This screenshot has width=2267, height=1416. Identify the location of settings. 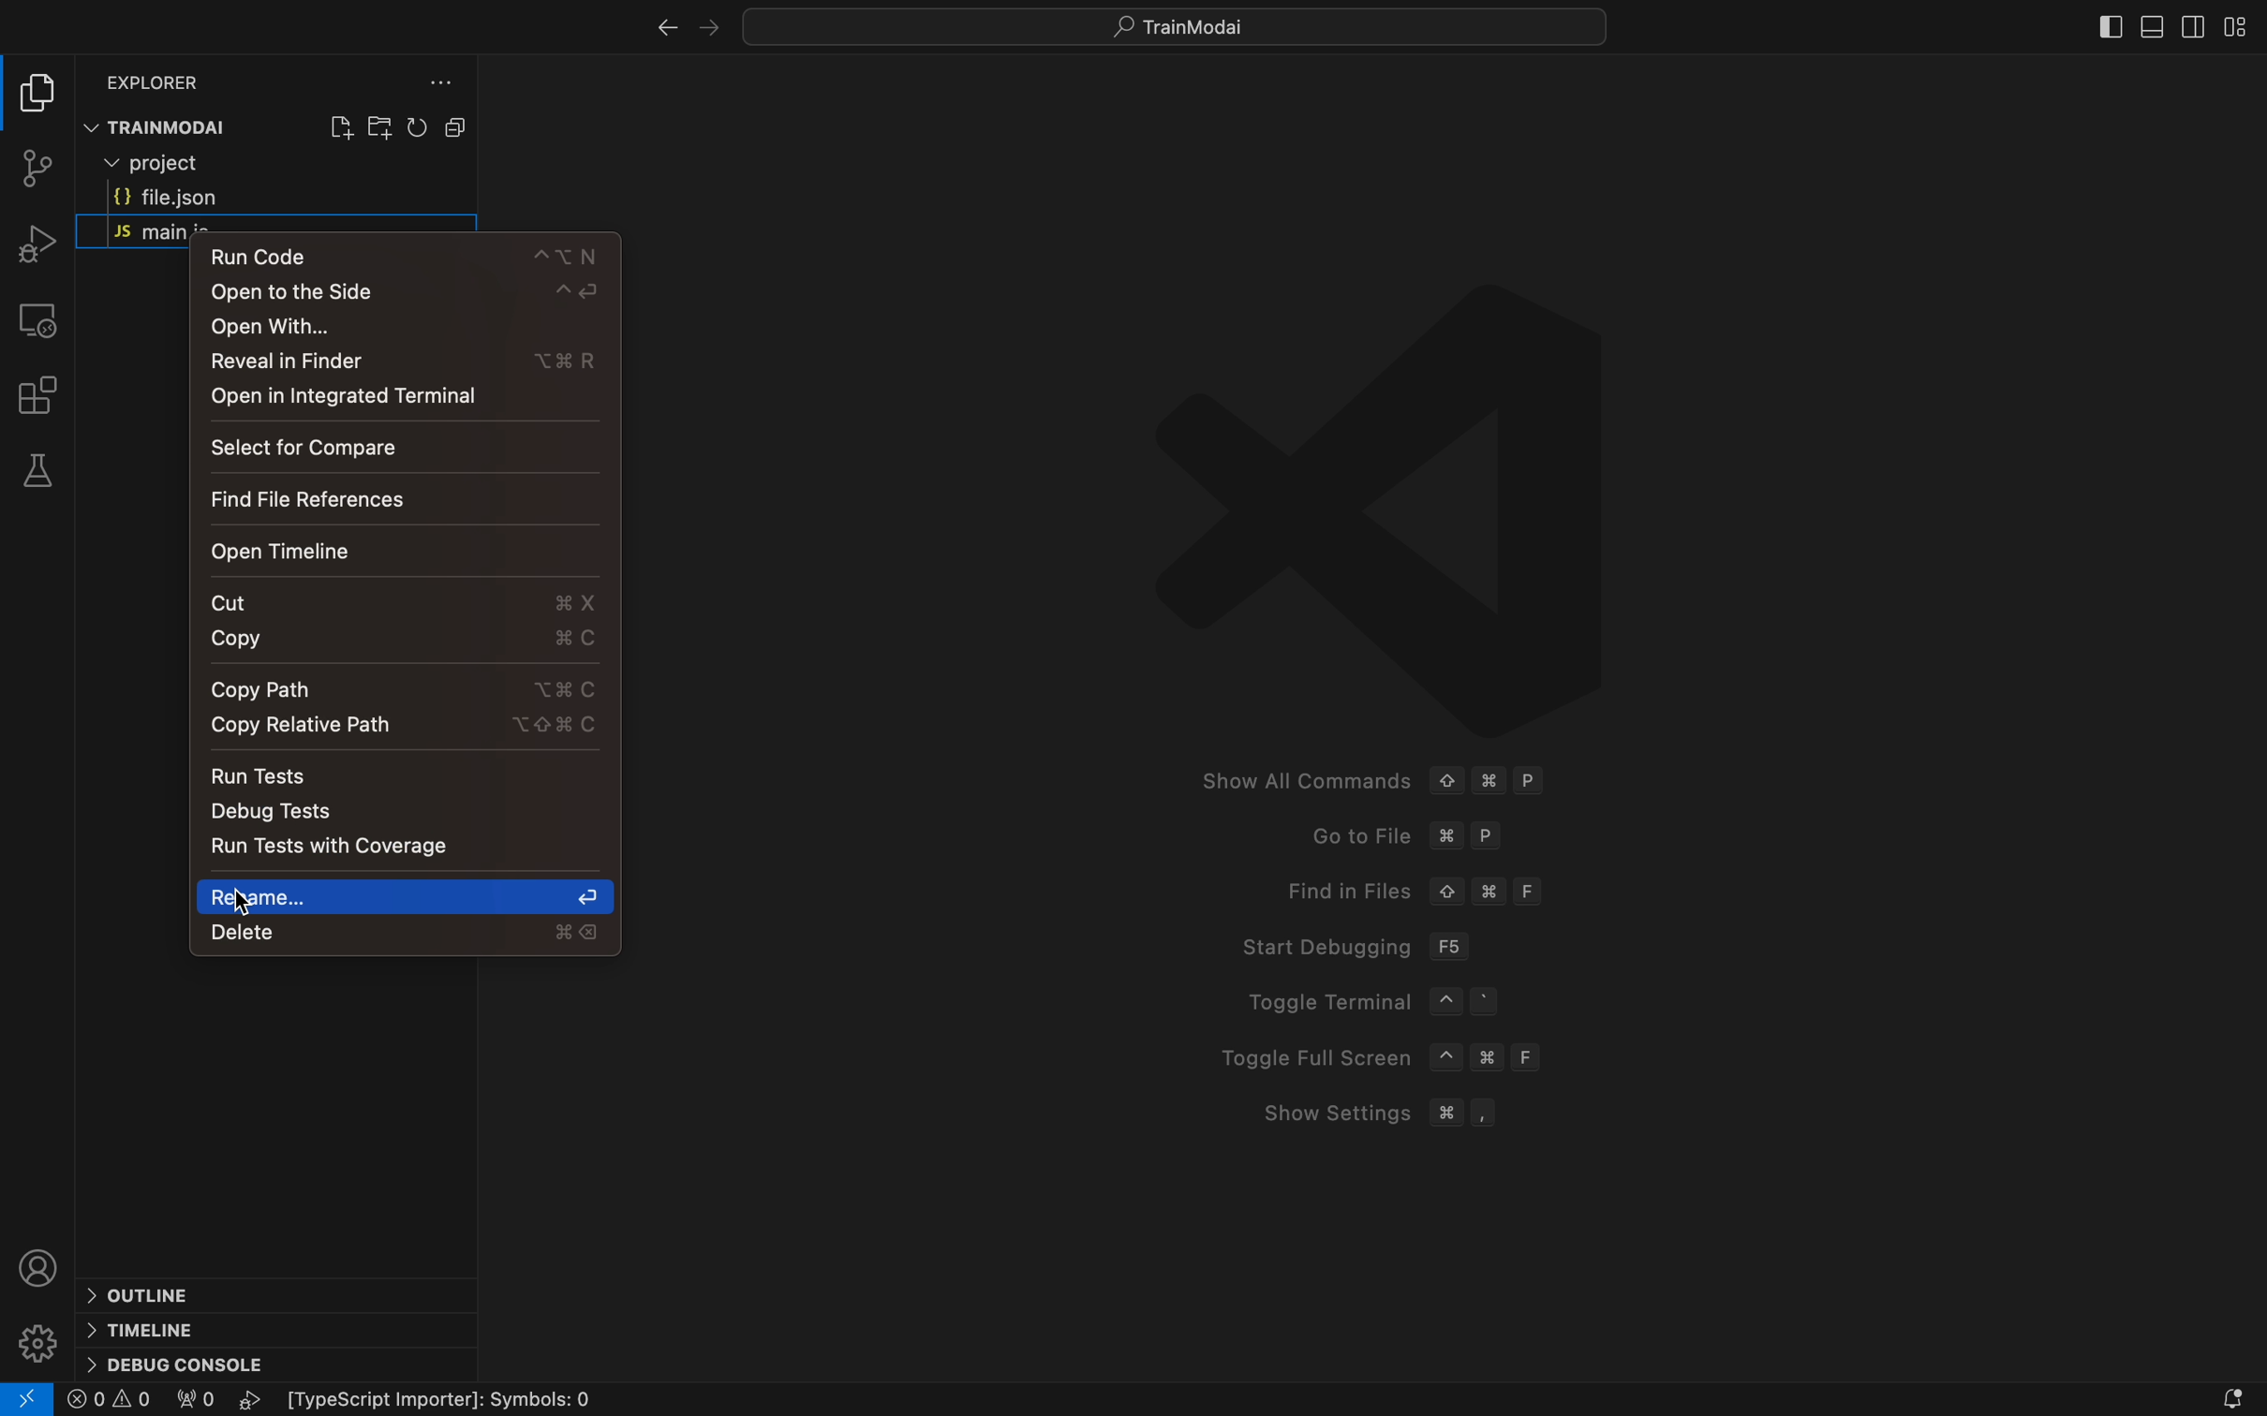
(37, 1343).